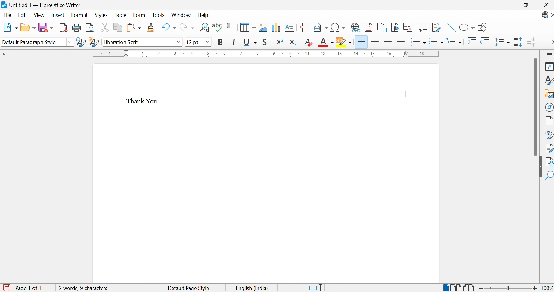 The height and width of the screenshot is (292, 554). I want to click on Insert Table, so click(247, 27).